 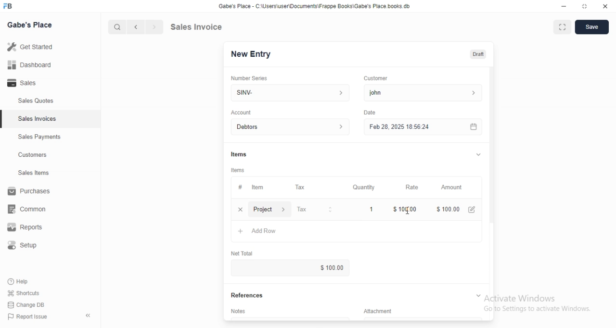 What do you see at coordinates (290, 92) in the screenshot?
I see `SINV-` at bounding box center [290, 92].